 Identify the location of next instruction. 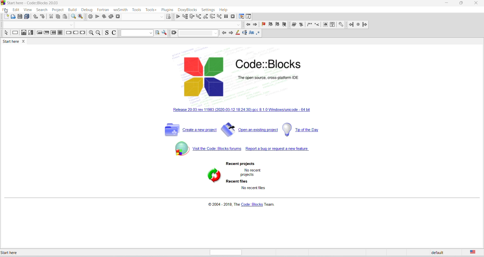
(212, 17).